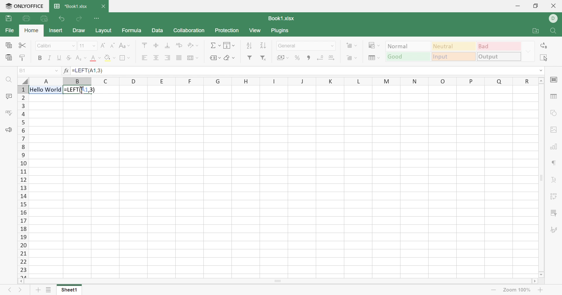 The width and height of the screenshot is (562, 295). Describe the element at coordinates (8, 80) in the screenshot. I see `Find` at that location.